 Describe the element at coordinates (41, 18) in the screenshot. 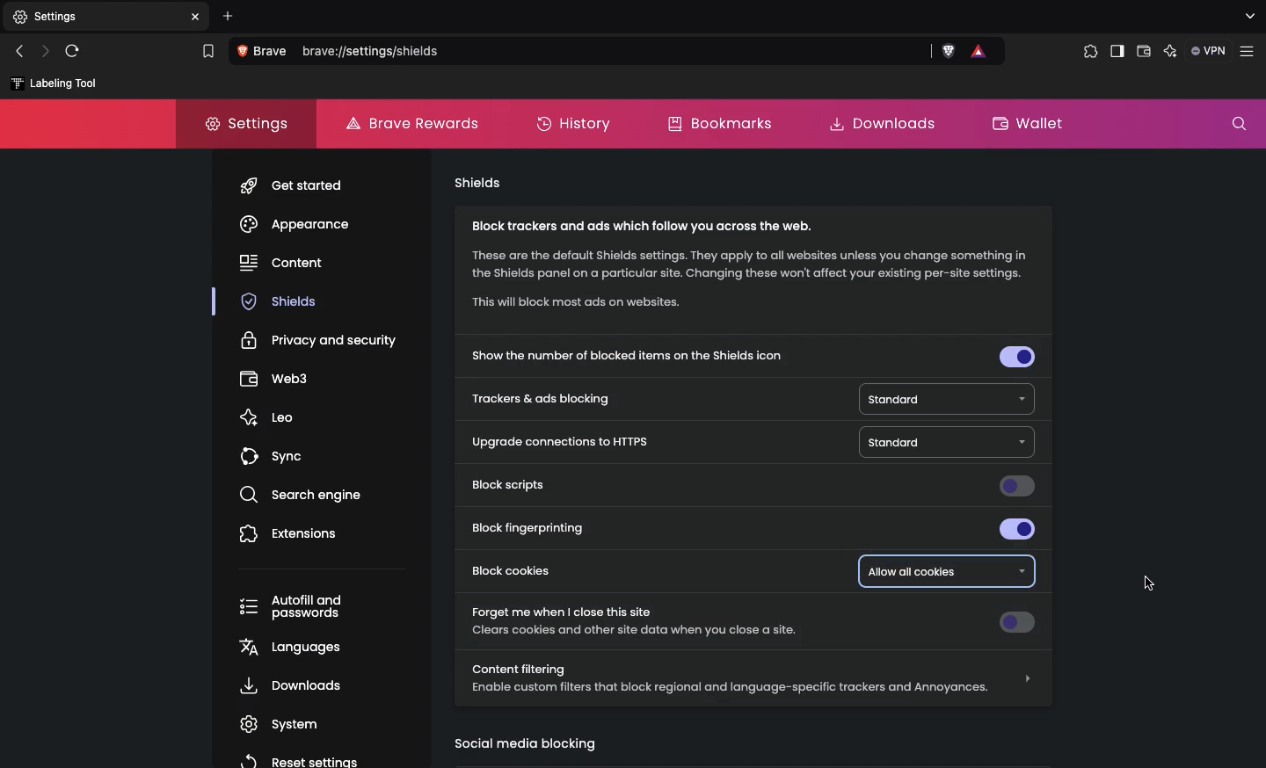

I see `New tab` at that location.